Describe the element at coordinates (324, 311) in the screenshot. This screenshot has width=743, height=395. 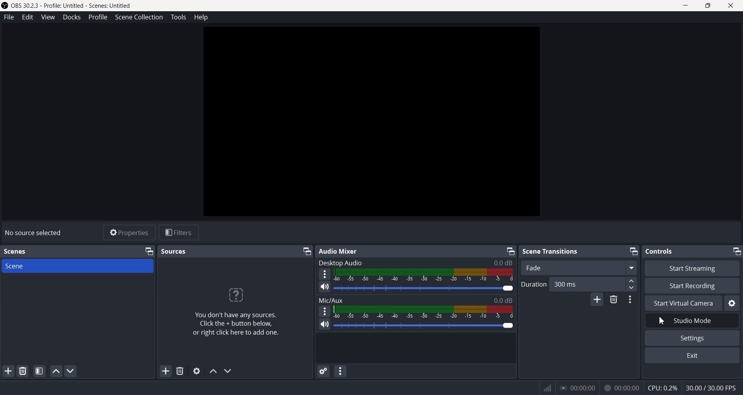
I see `More` at that location.